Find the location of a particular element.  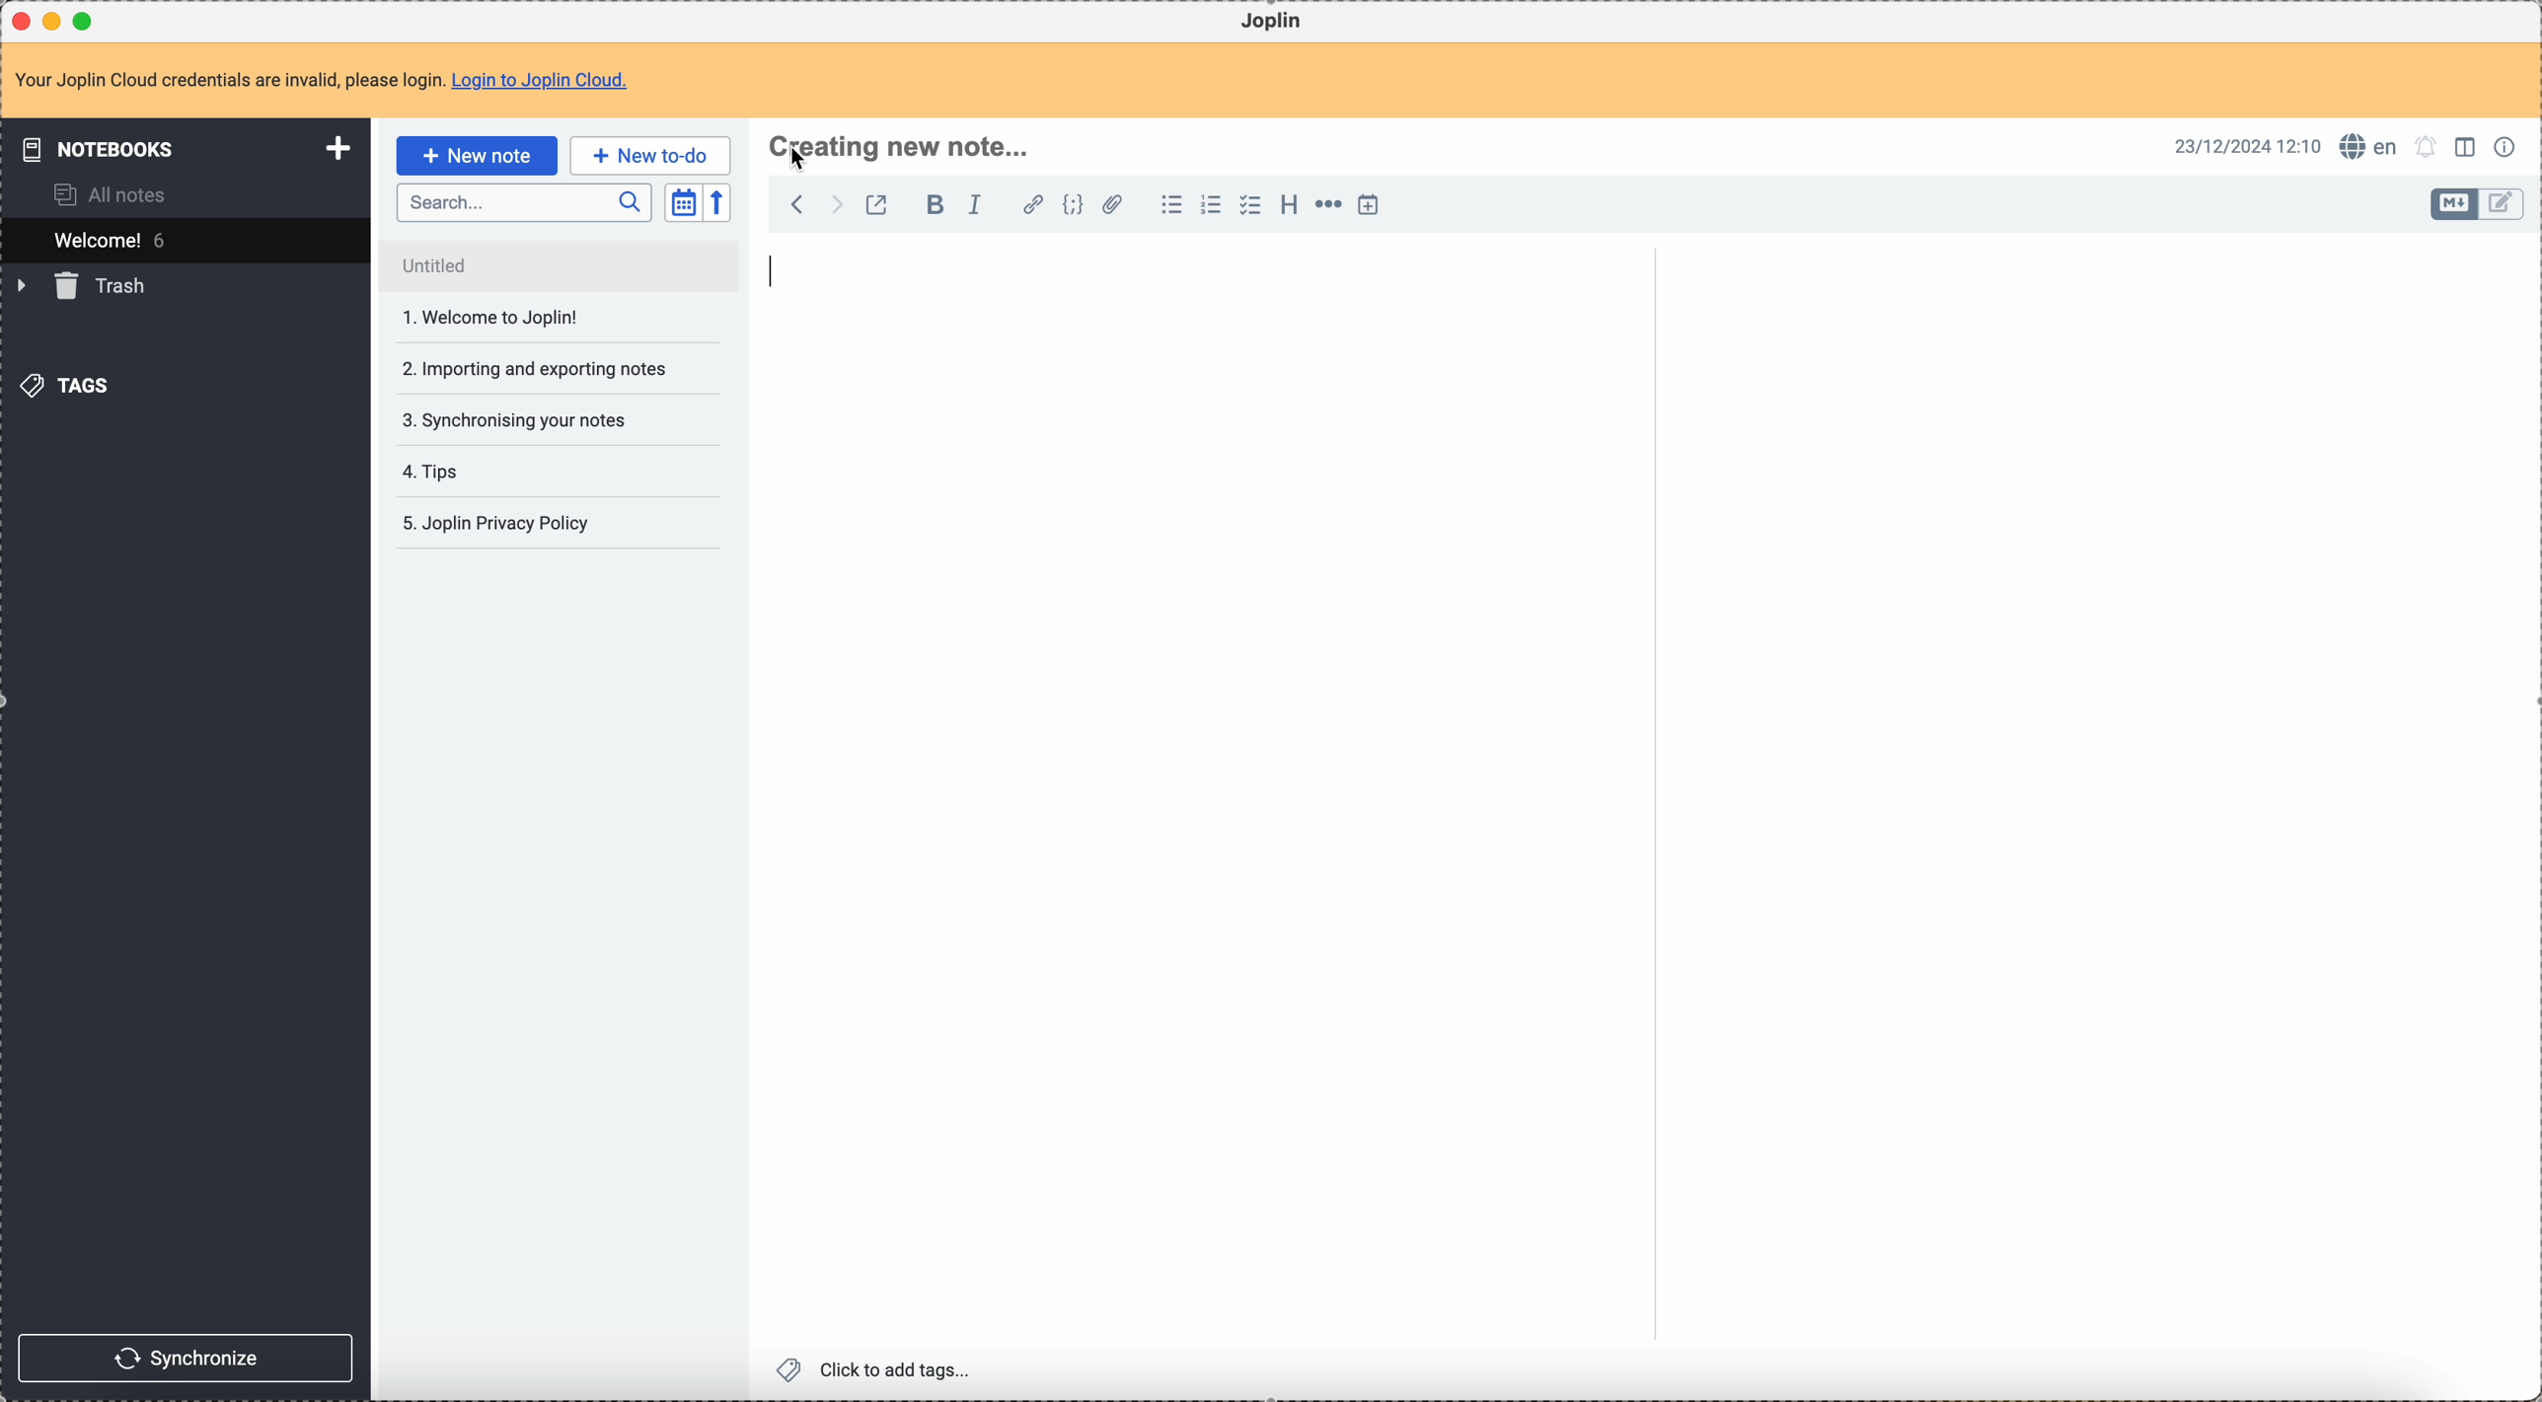

tags is located at coordinates (72, 385).